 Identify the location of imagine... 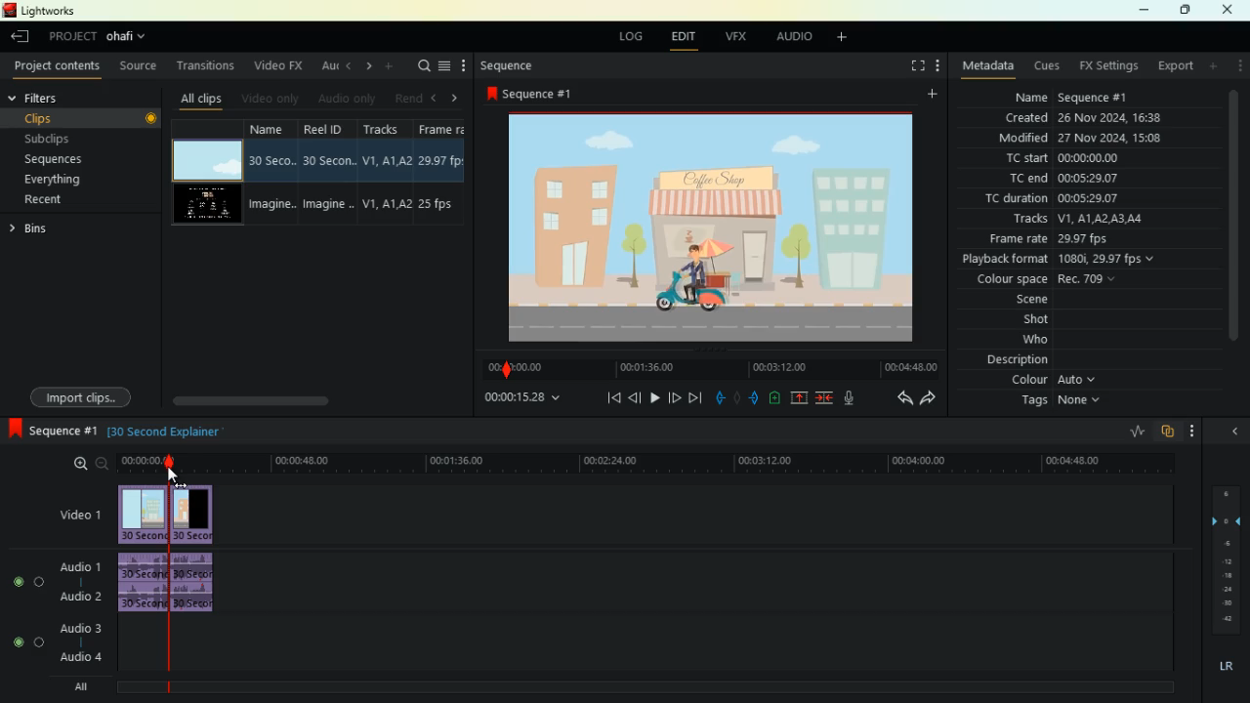
(328, 205).